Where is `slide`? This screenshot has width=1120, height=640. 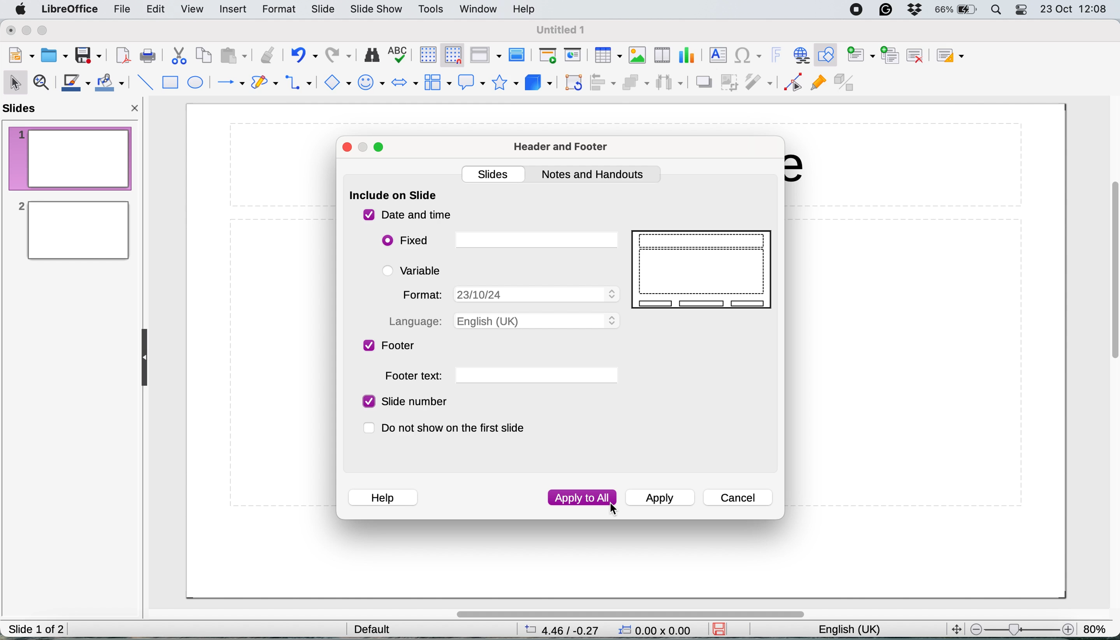 slide is located at coordinates (323, 10).